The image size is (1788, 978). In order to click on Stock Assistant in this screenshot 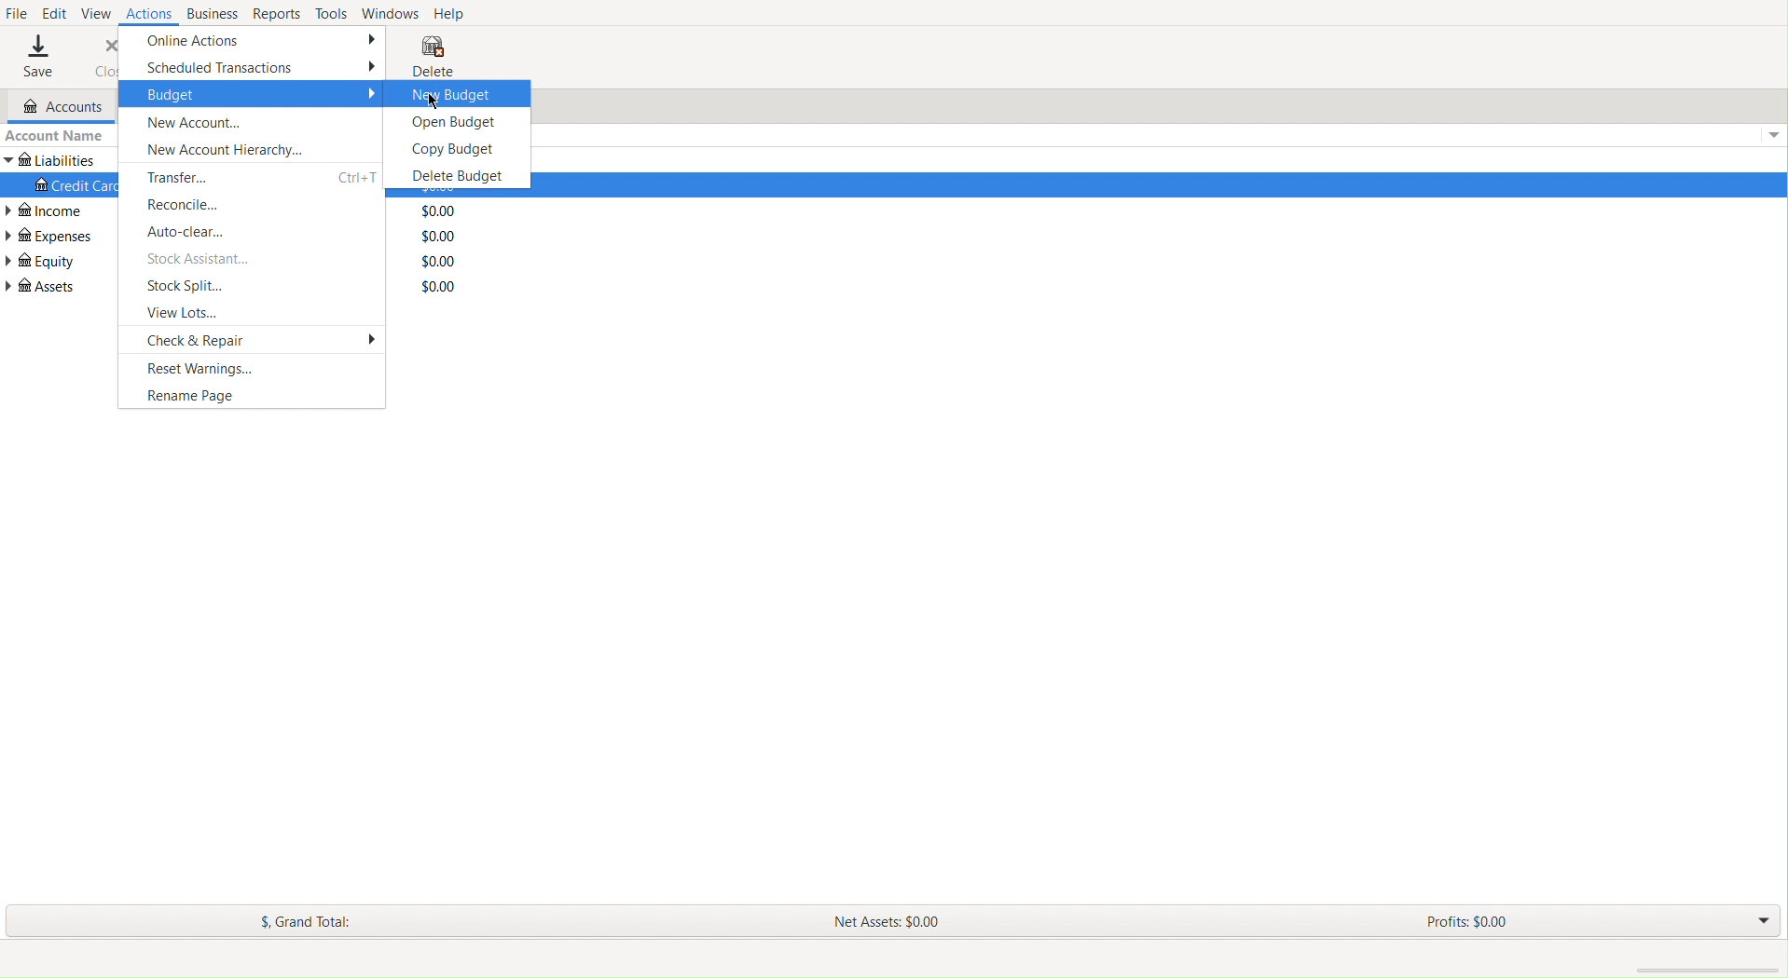, I will do `click(199, 259)`.